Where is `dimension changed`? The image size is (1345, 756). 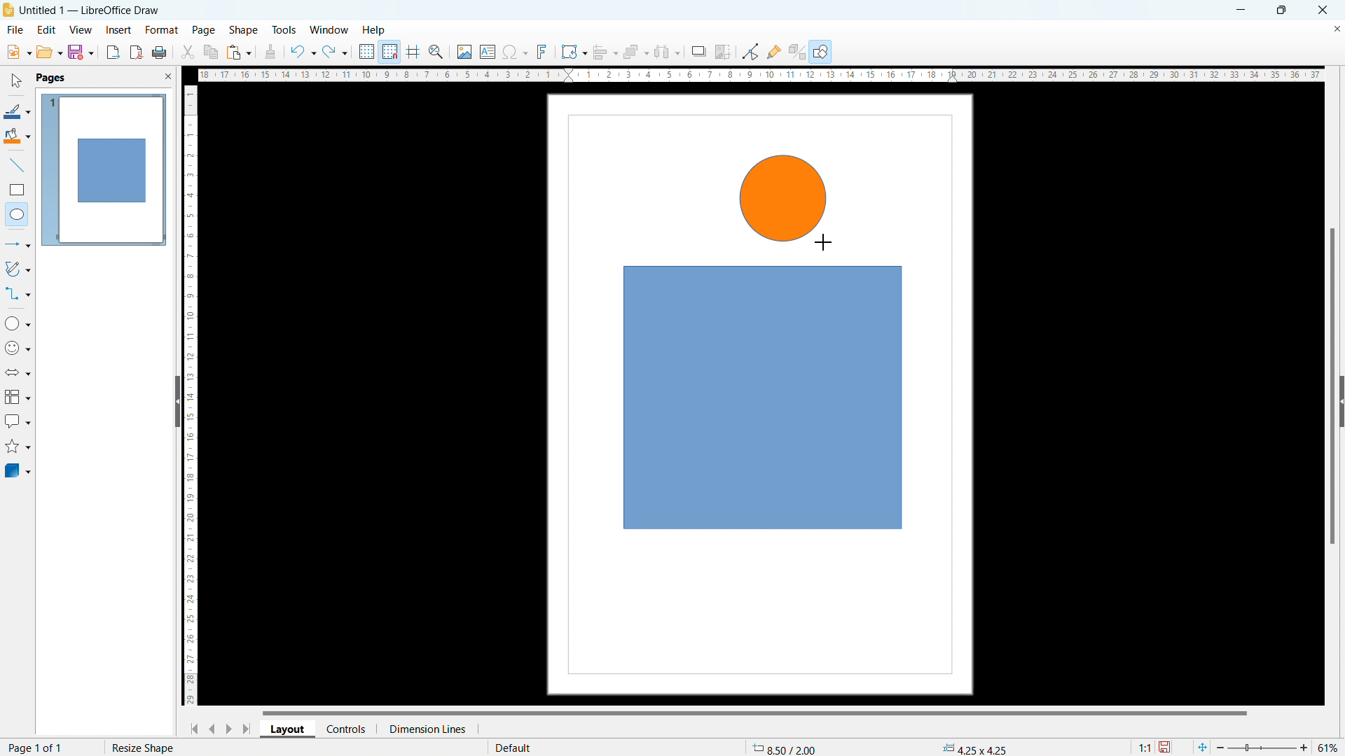
dimension changed is located at coordinates (974, 748).